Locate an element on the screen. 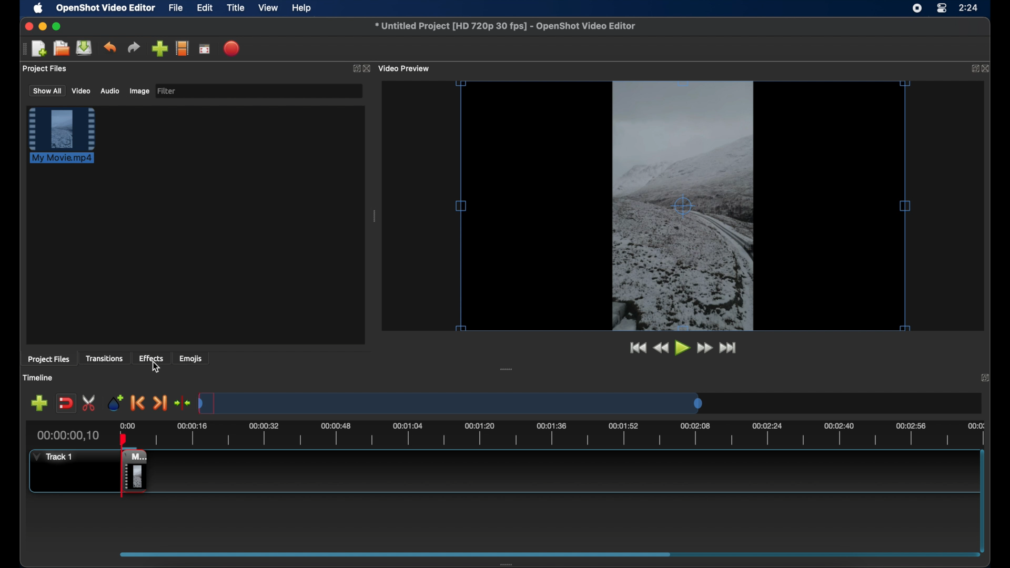 This screenshot has height=568, width=1010. close is located at coordinates (987, 68).